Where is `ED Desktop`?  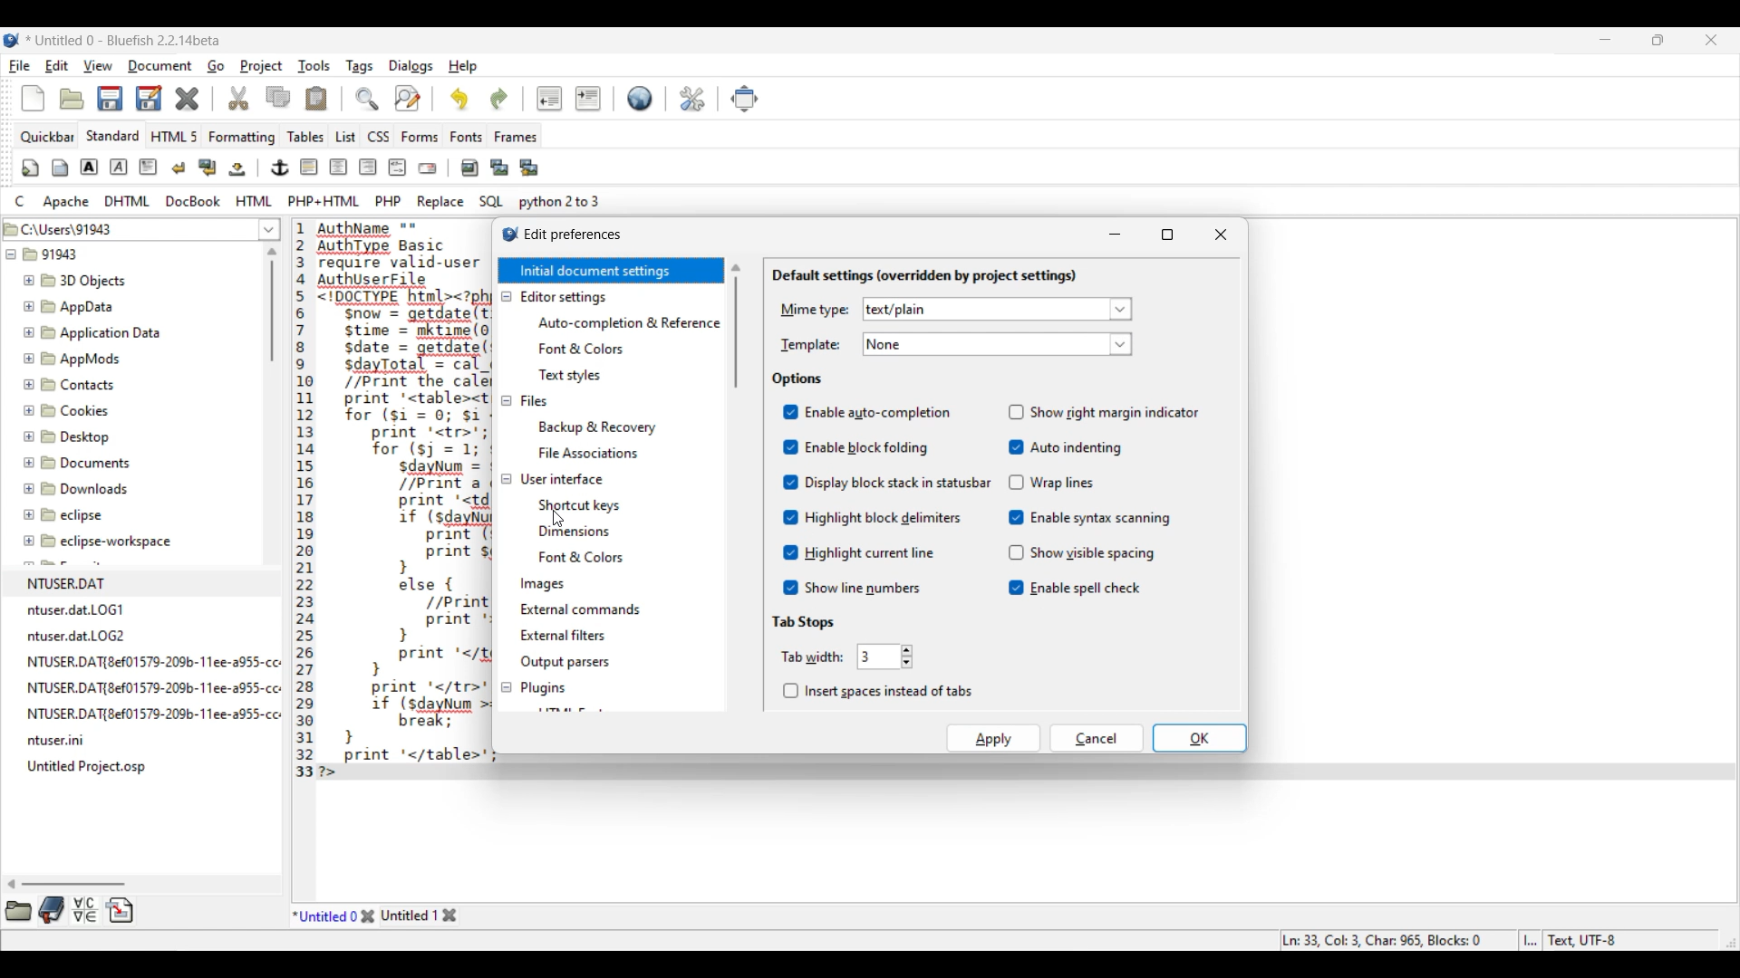 ED Desktop is located at coordinates (74, 441).